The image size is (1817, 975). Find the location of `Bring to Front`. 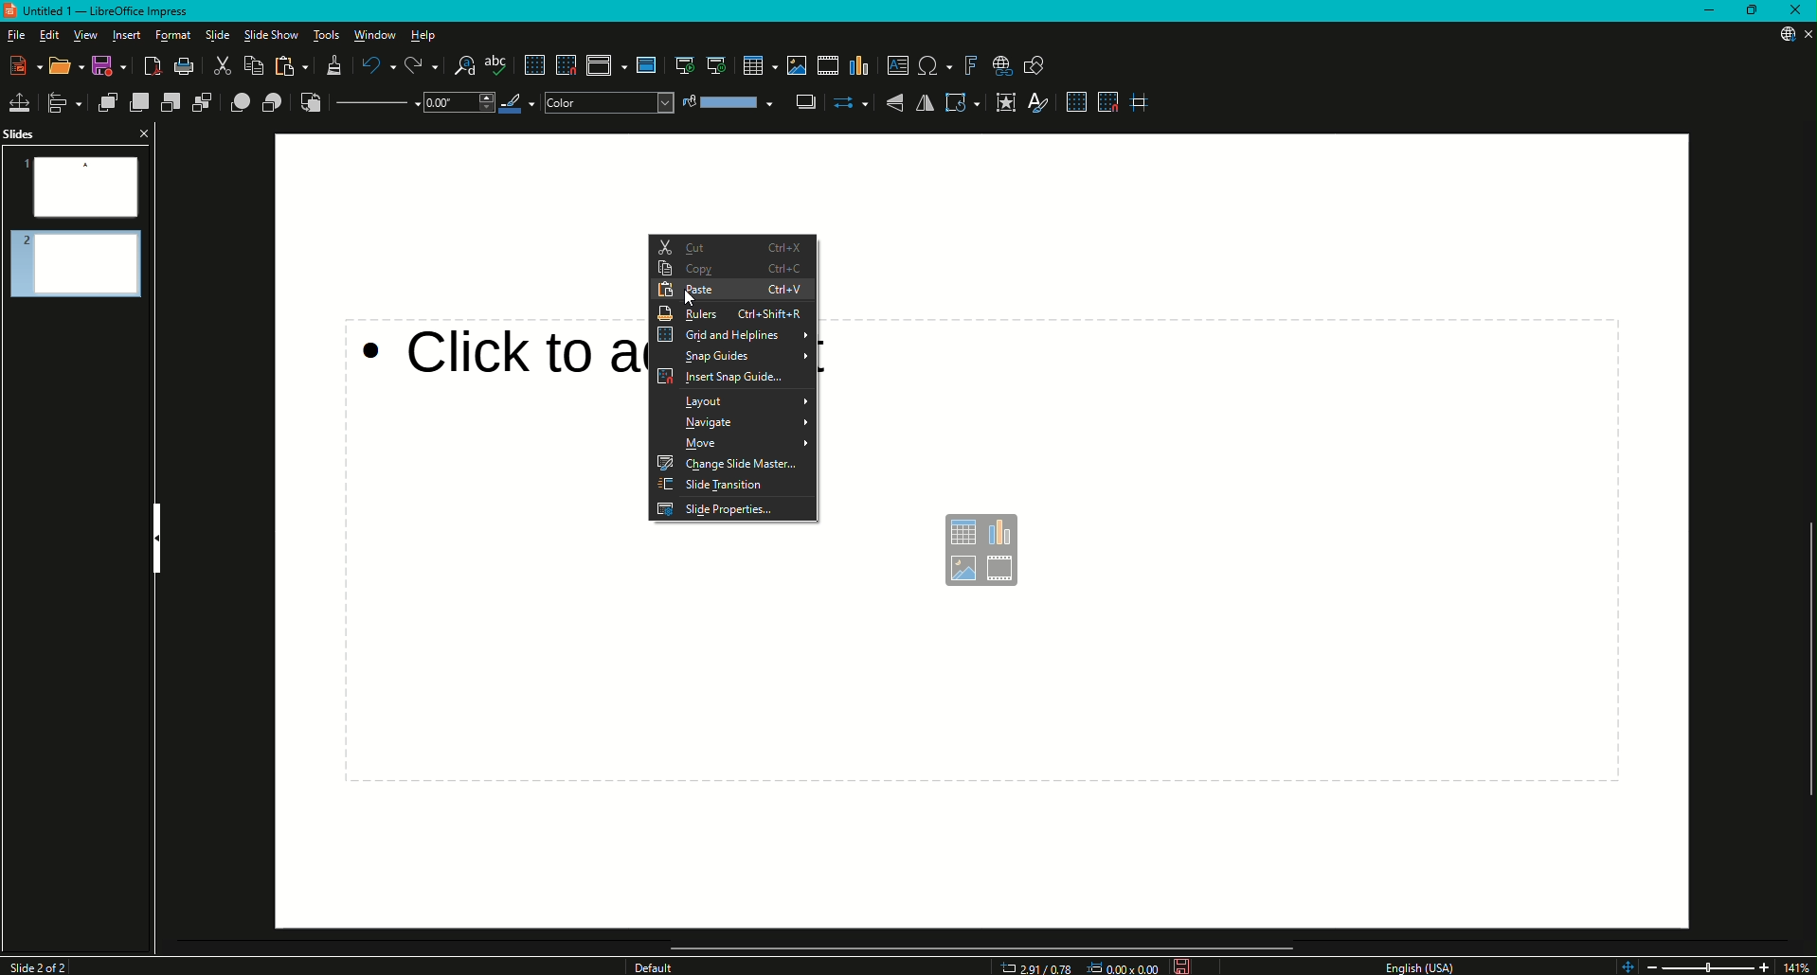

Bring to Front is located at coordinates (104, 102).